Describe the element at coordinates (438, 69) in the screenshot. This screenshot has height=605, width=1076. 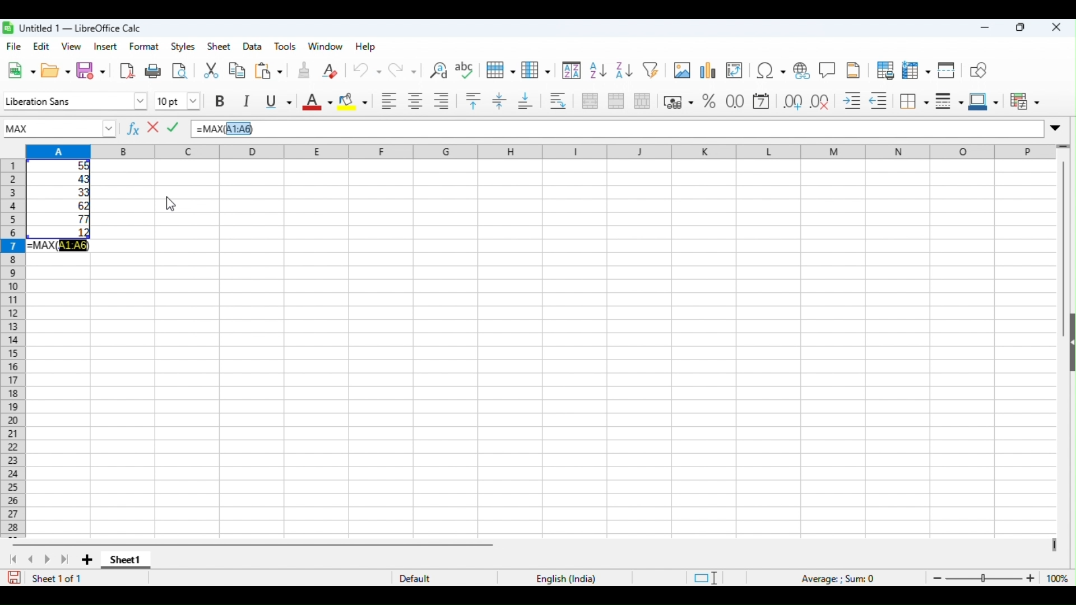
I see `find and replace` at that location.